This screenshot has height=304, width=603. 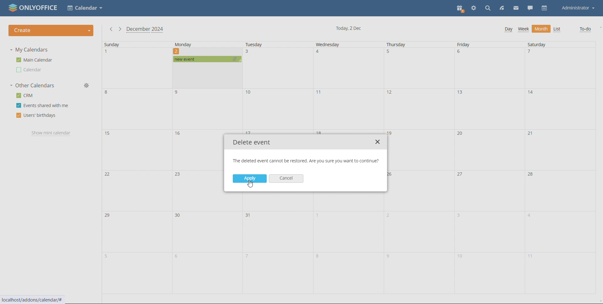 I want to click on Sunday, so click(x=111, y=45).